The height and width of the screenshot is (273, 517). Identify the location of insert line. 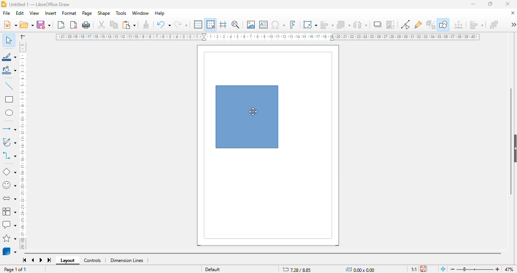
(9, 86).